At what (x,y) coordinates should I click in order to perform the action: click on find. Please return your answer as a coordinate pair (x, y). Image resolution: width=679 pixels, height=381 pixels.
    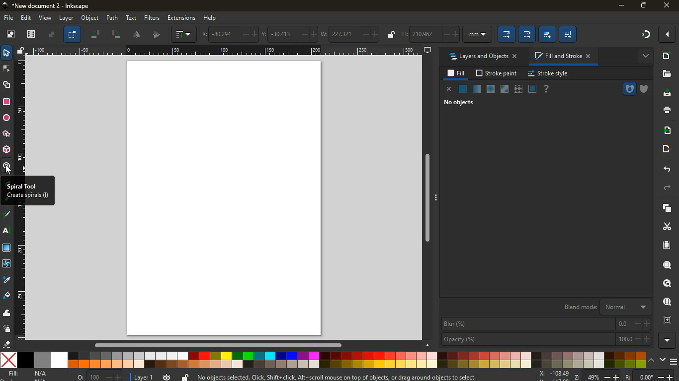
    Looking at the image, I should click on (666, 302).